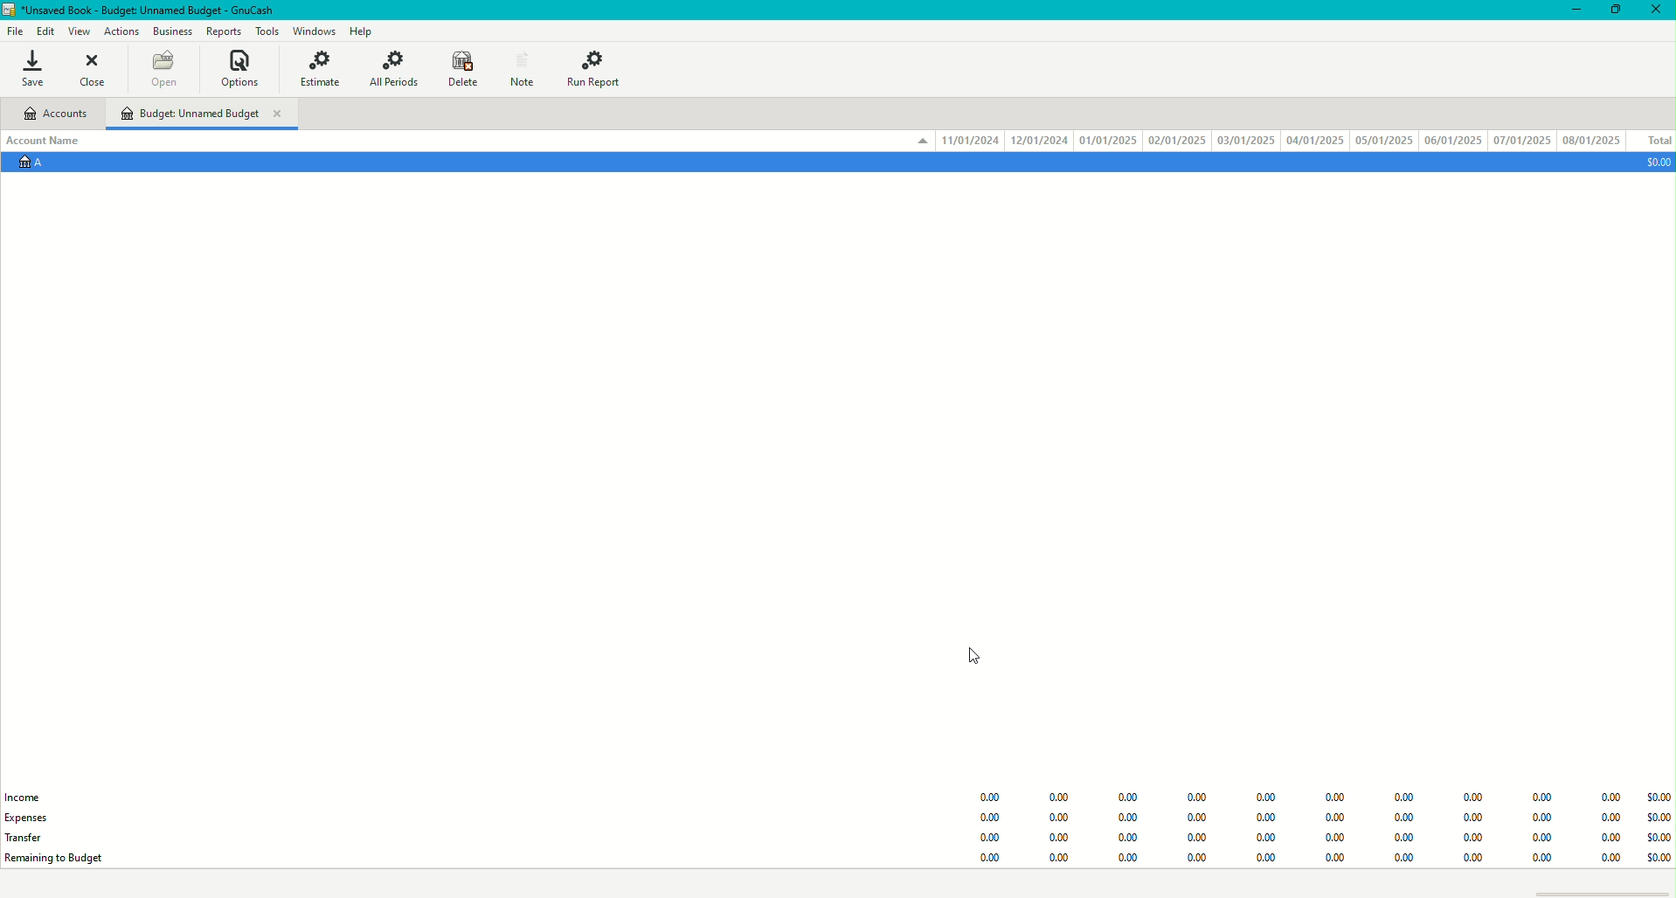 Image resolution: width=1676 pixels, height=898 pixels. What do you see at coordinates (224, 32) in the screenshot?
I see `Reports` at bounding box center [224, 32].